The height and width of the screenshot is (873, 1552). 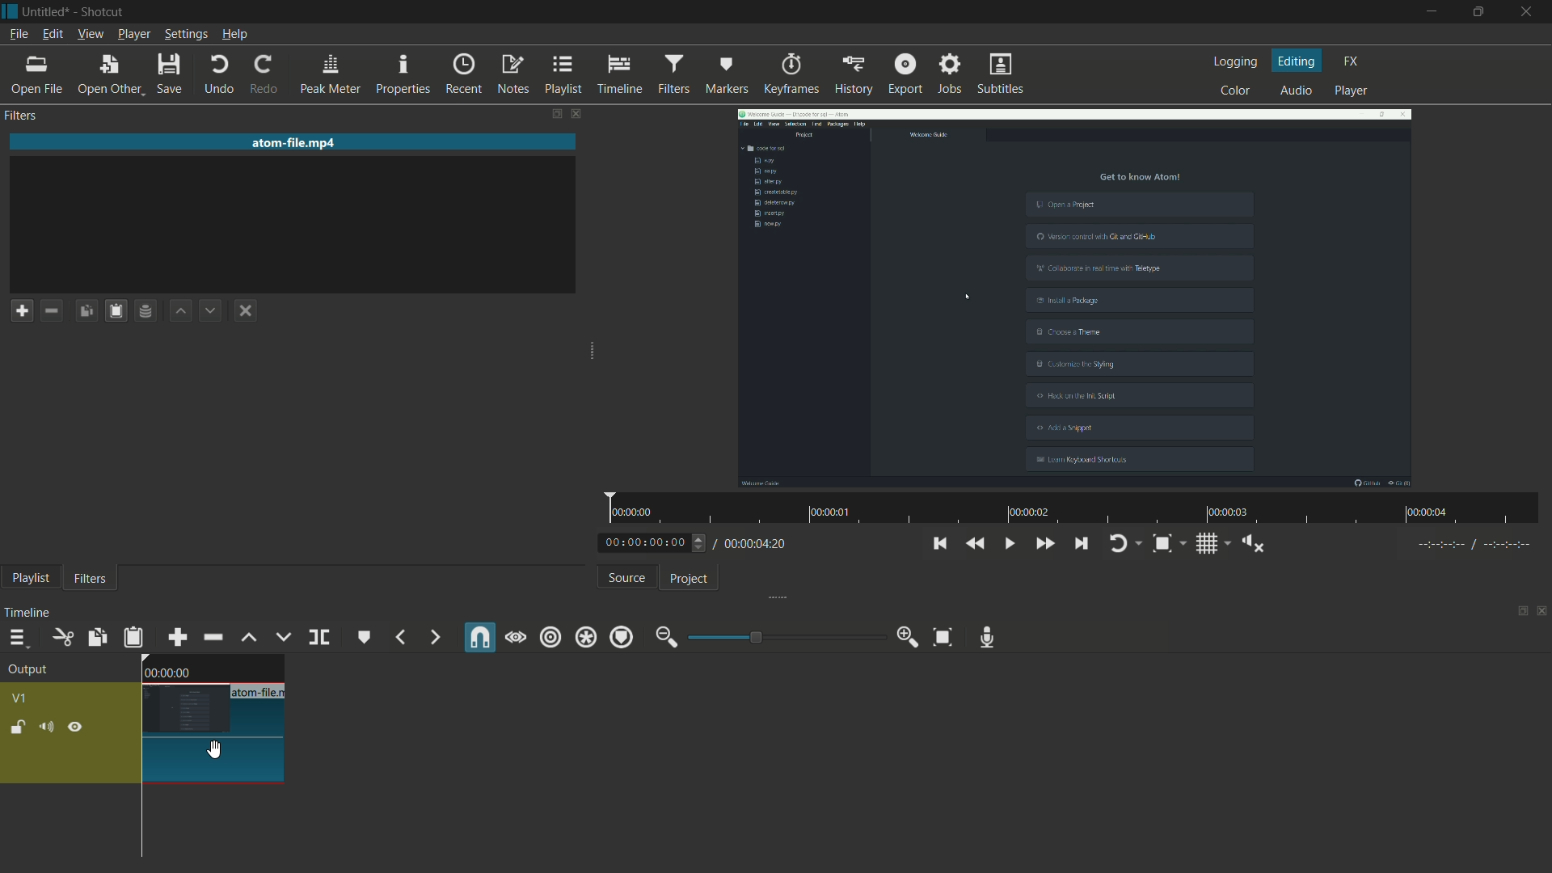 What do you see at coordinates (215, 751) in the screenshot?
I see `cursor` at bounding box center [215, 751].